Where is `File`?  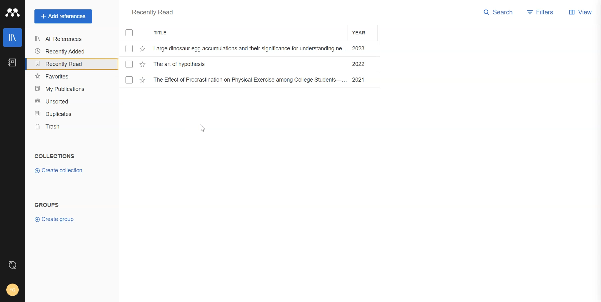
File is located at coordinates (250, 64).